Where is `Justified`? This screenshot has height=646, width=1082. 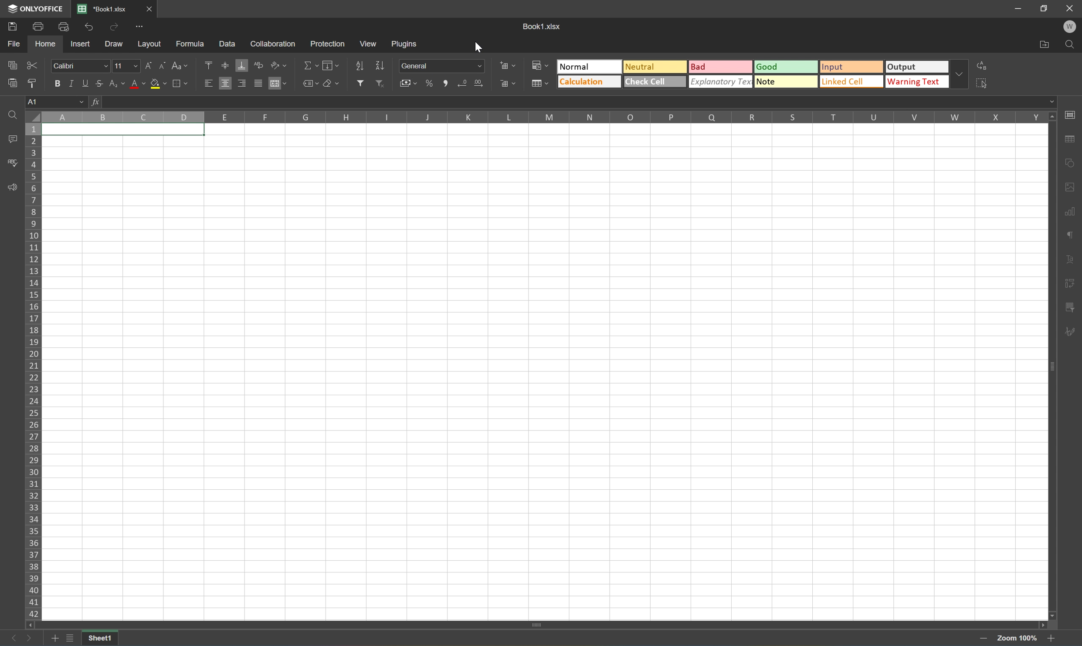 Justified is located at coordinates (258, 84).